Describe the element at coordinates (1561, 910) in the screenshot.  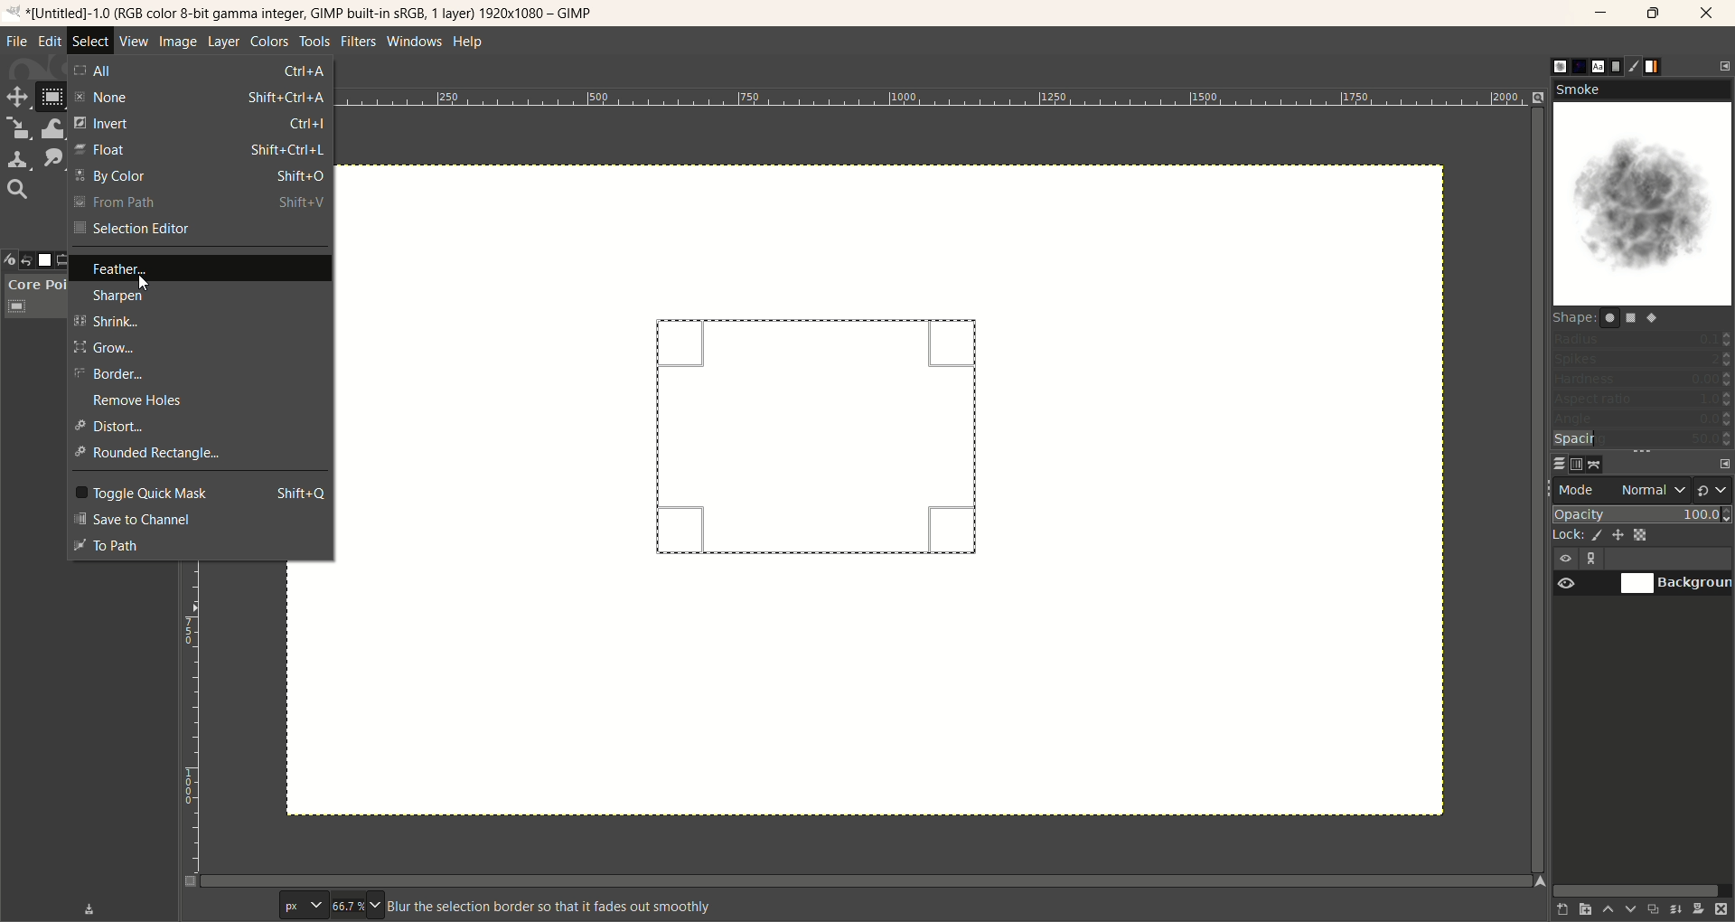
I see `create a new layer with last used values` at that location.